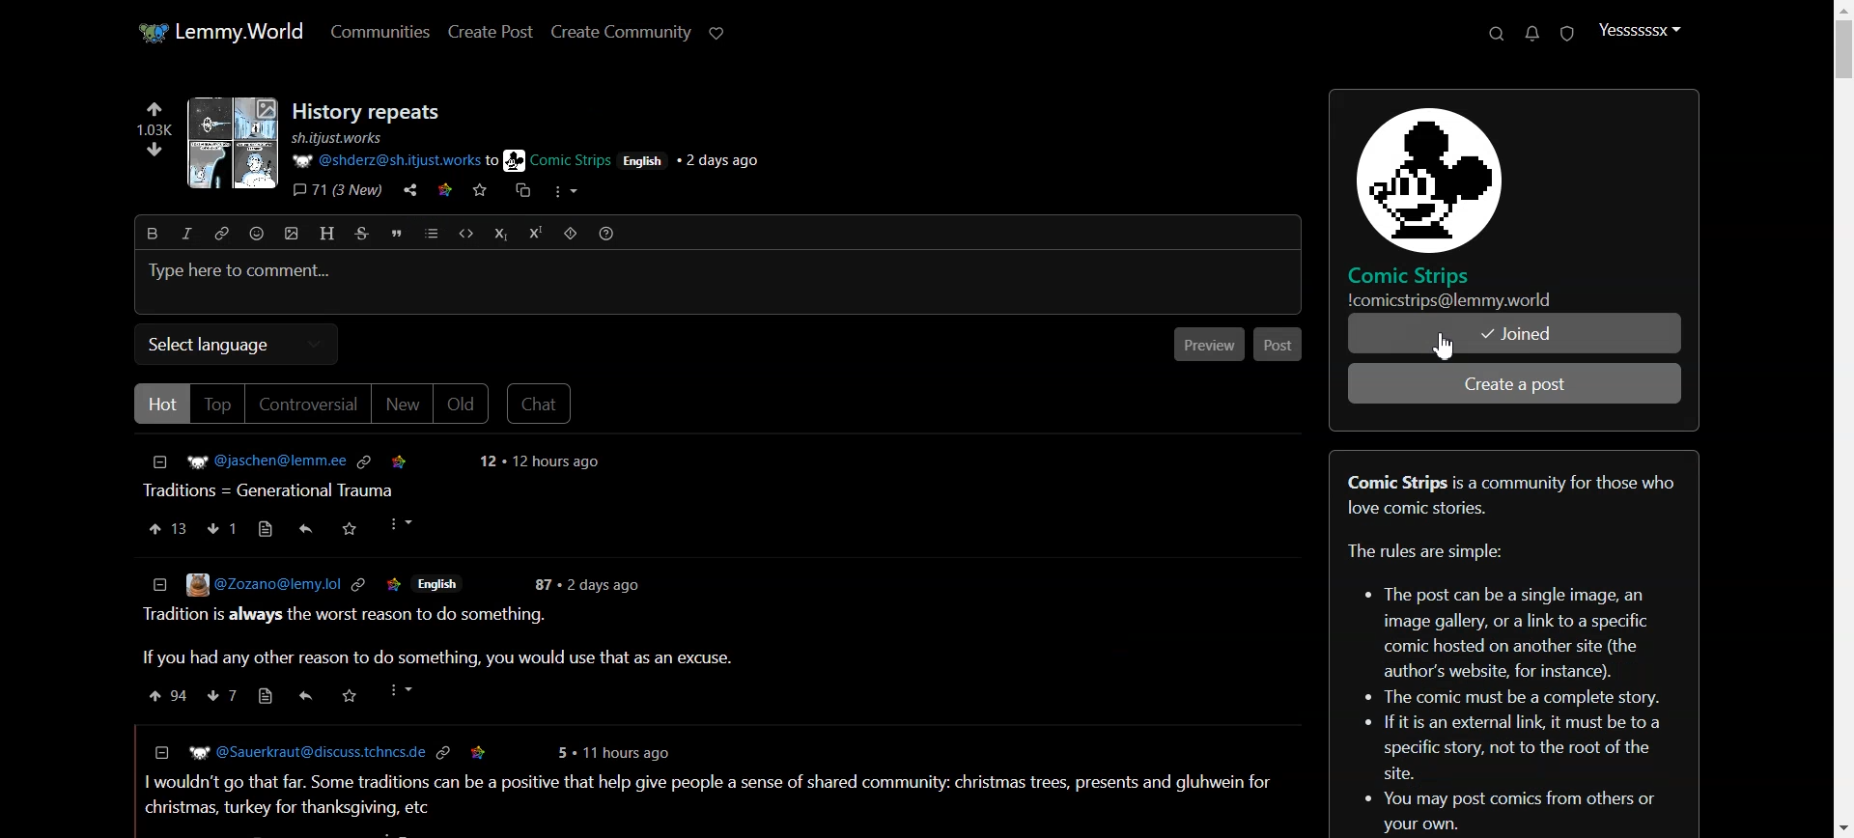 This screenshot has height=838, width=1854. Describe the element at coordinates (367, 460) in the screenshot. I see `Link` at that location.